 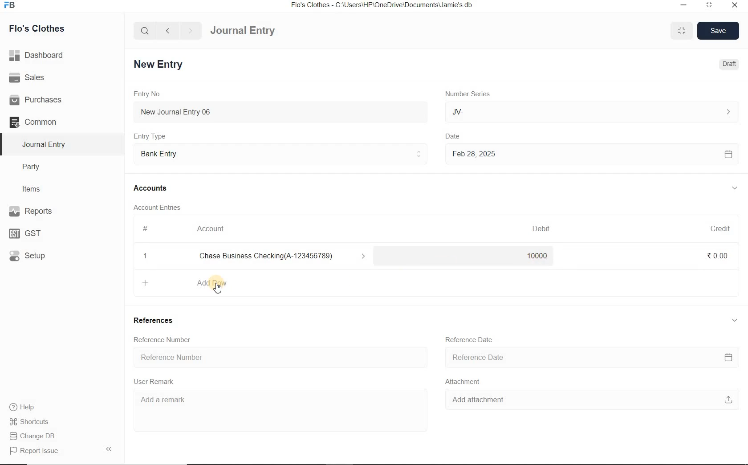 I want to click on minimize, so click(x=683, y=4).